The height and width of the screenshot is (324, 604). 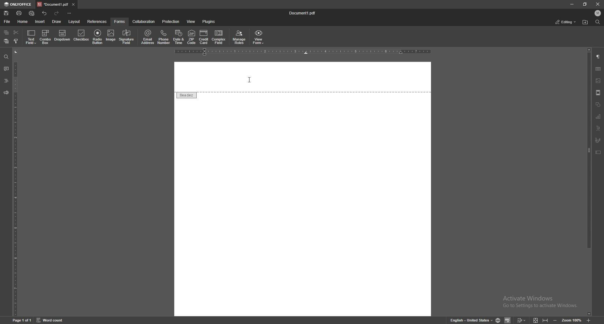 What do you see at coordinates (111, 36) in the screenshot?
I see `image` at bounding box center [111, 36].